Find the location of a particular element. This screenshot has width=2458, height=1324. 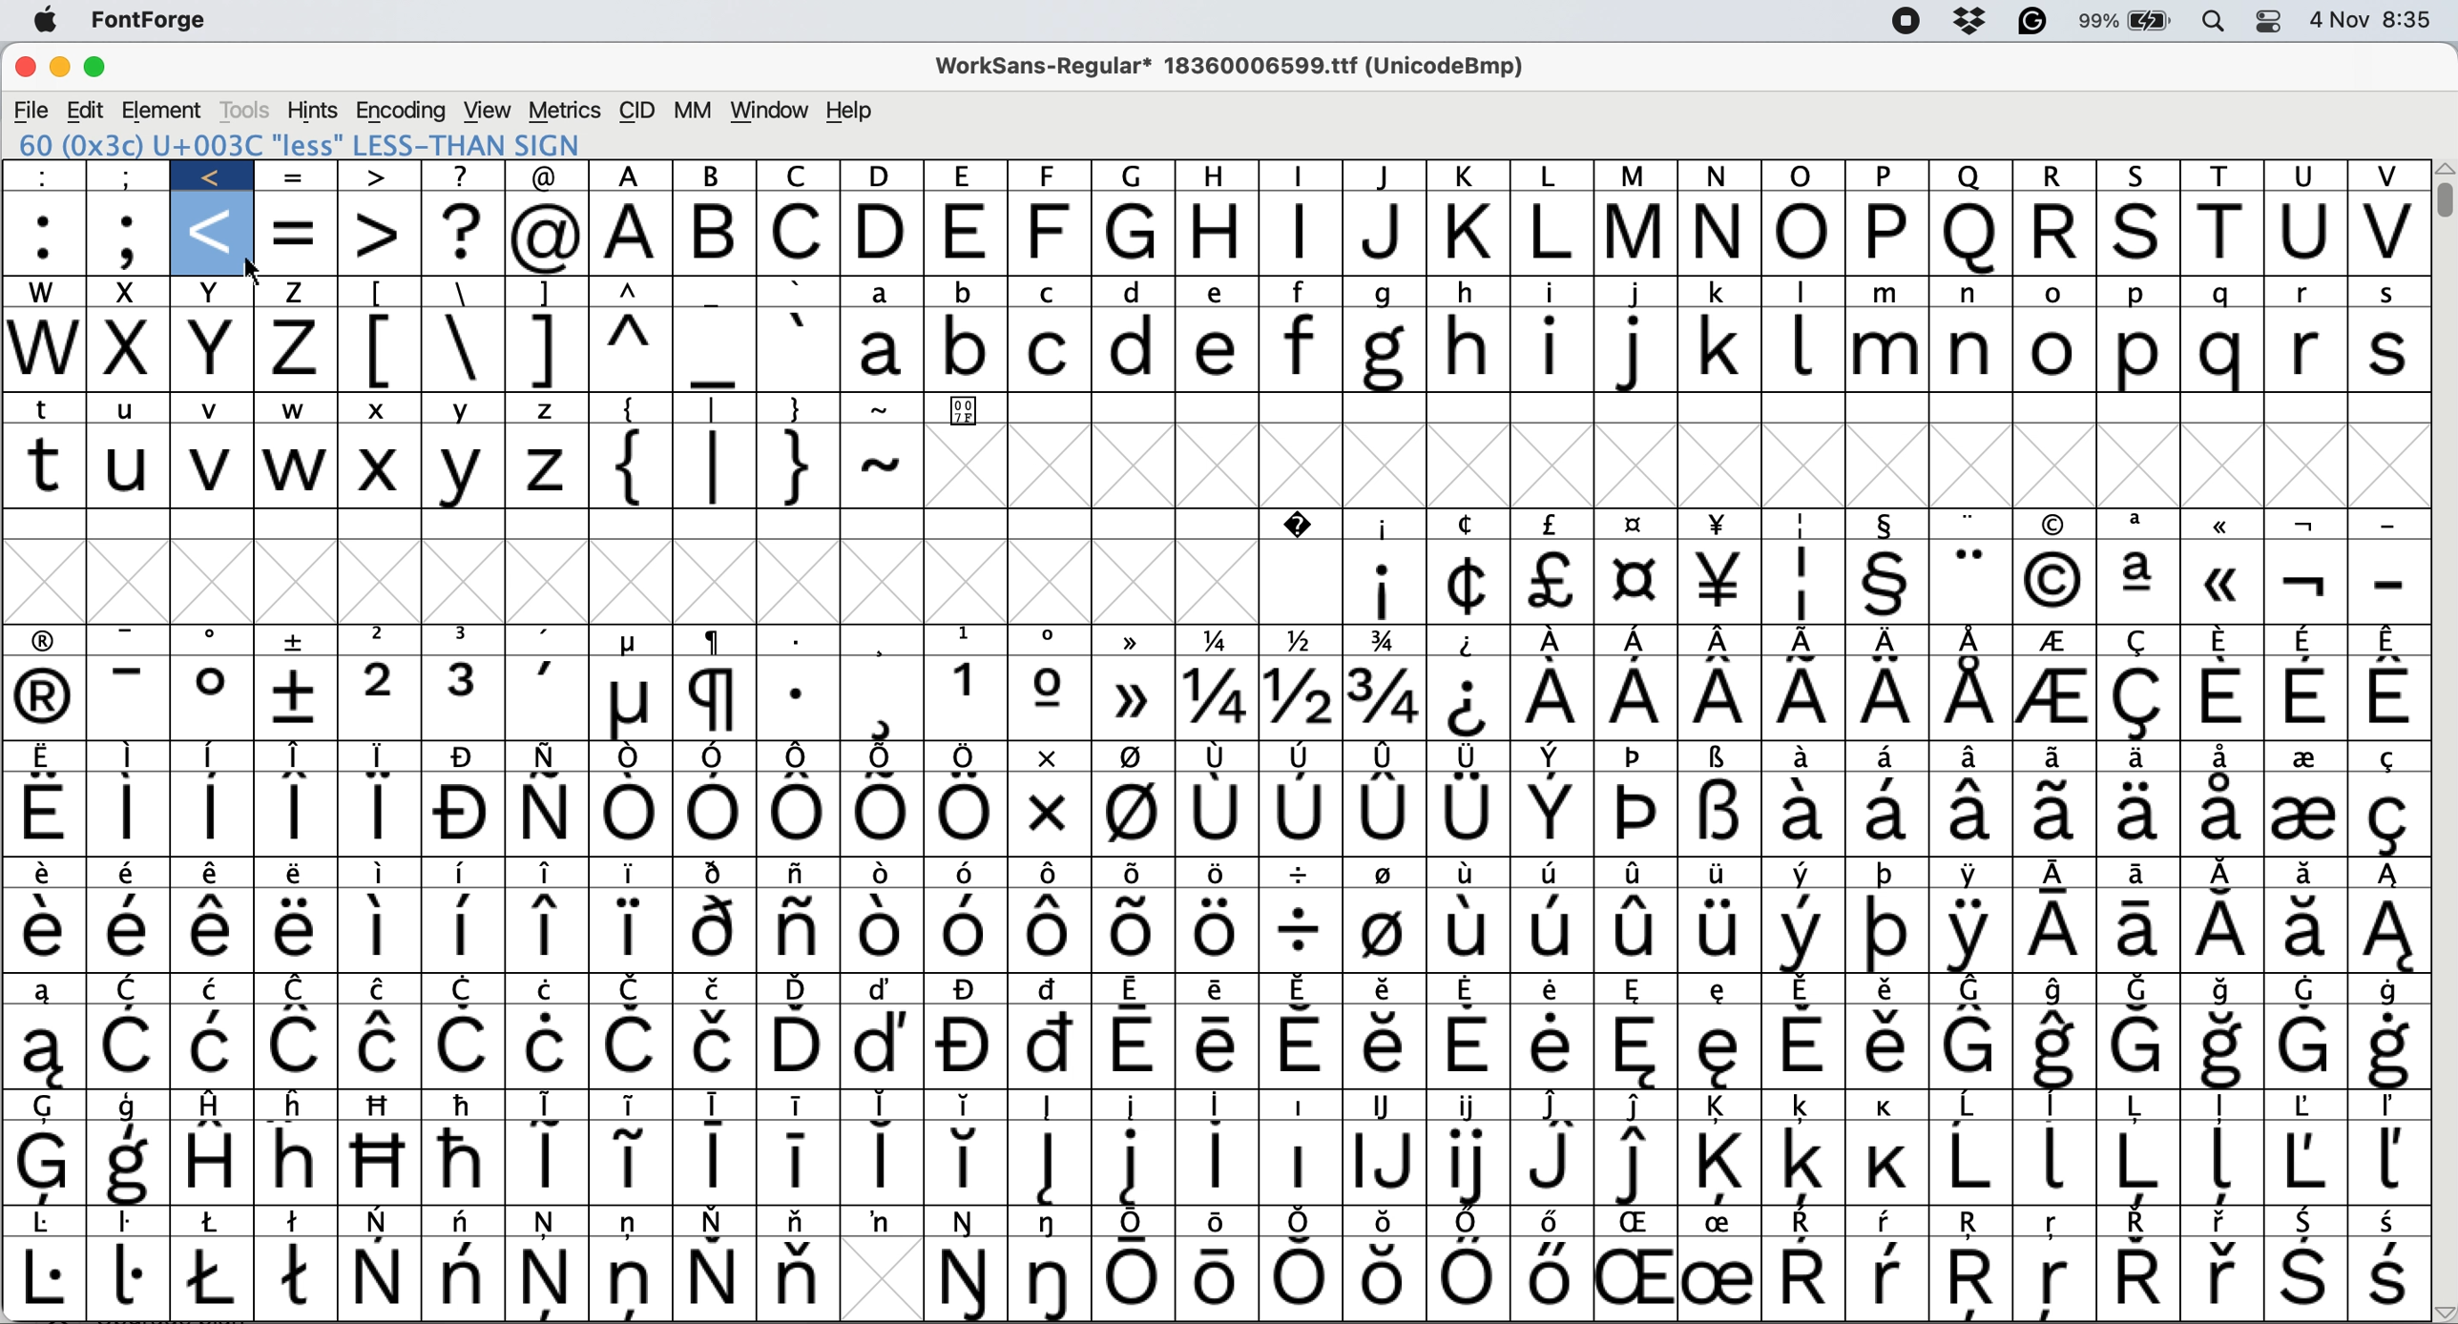

Symbol is located at coordinates (2054, 578).